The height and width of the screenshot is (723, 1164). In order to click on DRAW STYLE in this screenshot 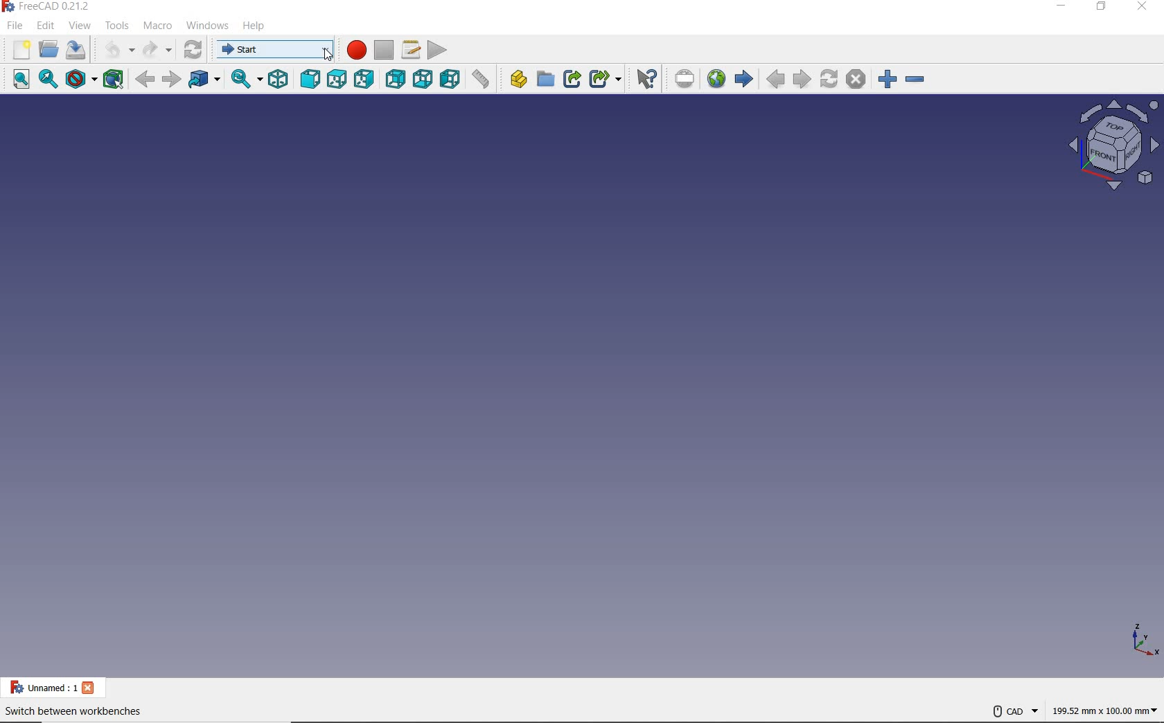, I will do `click(80, 80)`.